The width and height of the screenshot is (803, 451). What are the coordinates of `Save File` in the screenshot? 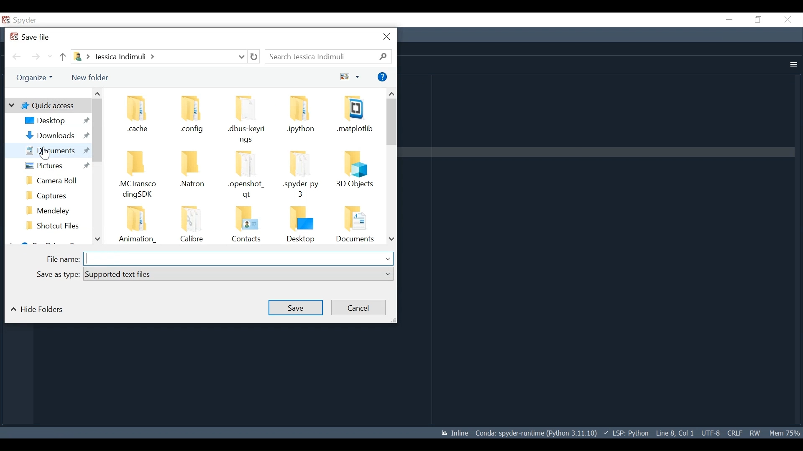 It's located at (31, 37).